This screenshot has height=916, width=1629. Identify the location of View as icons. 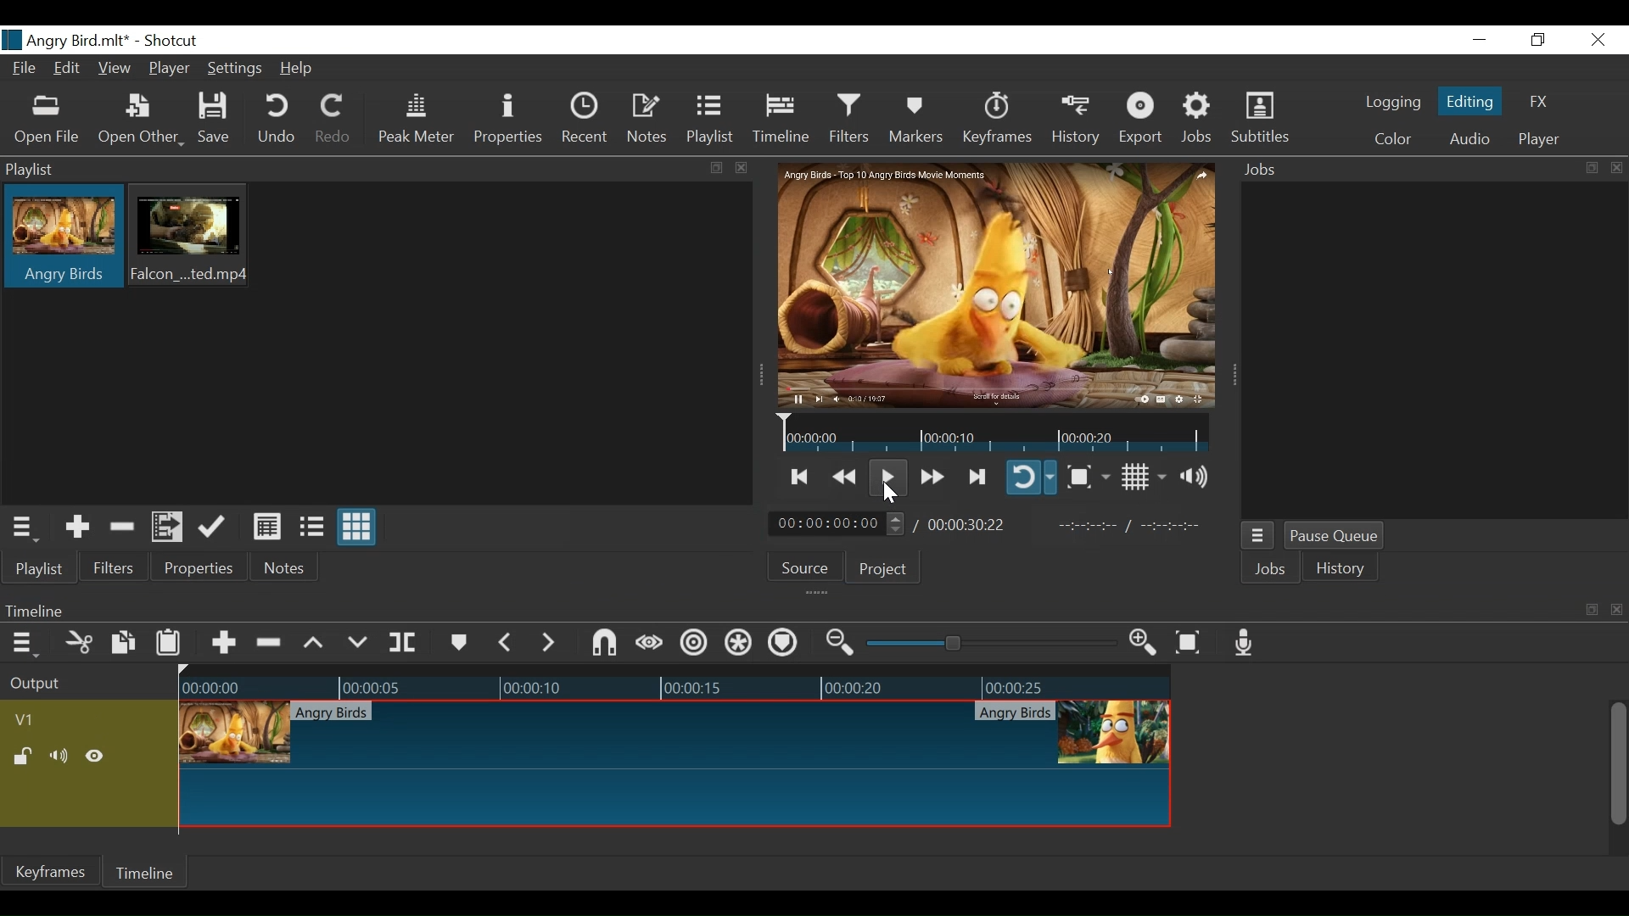
(358, 528).